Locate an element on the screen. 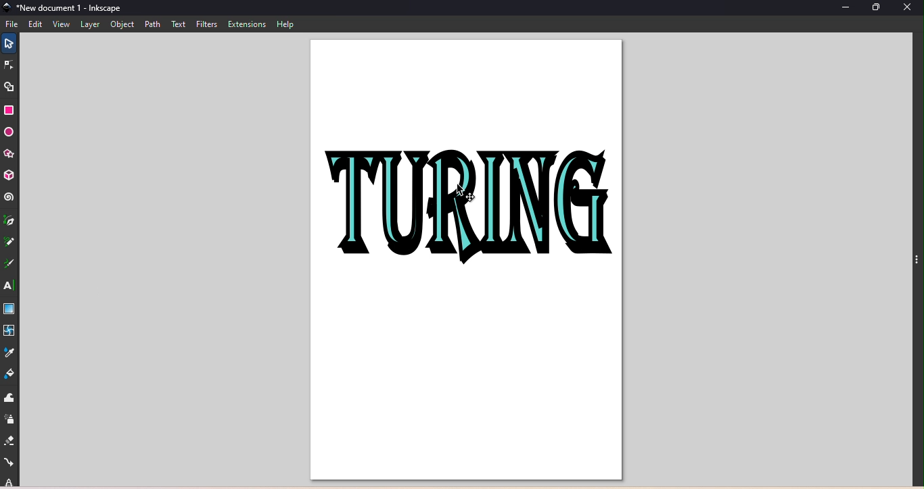  Calligraphy tool is located at coordinates (11, 265).